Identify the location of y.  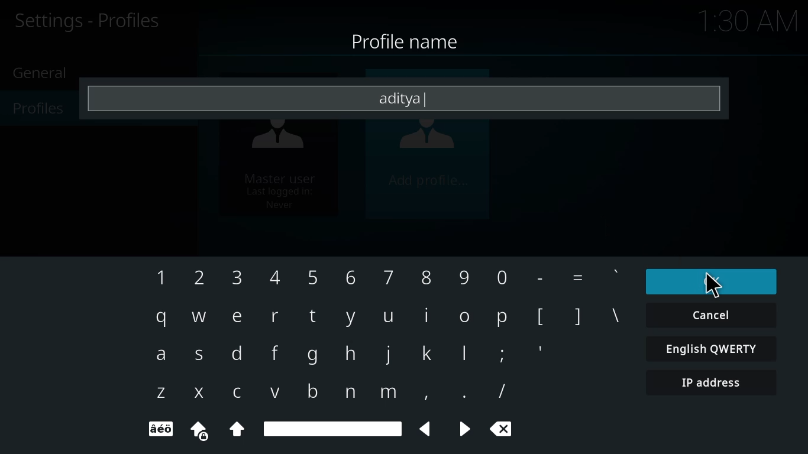
(347, 320).